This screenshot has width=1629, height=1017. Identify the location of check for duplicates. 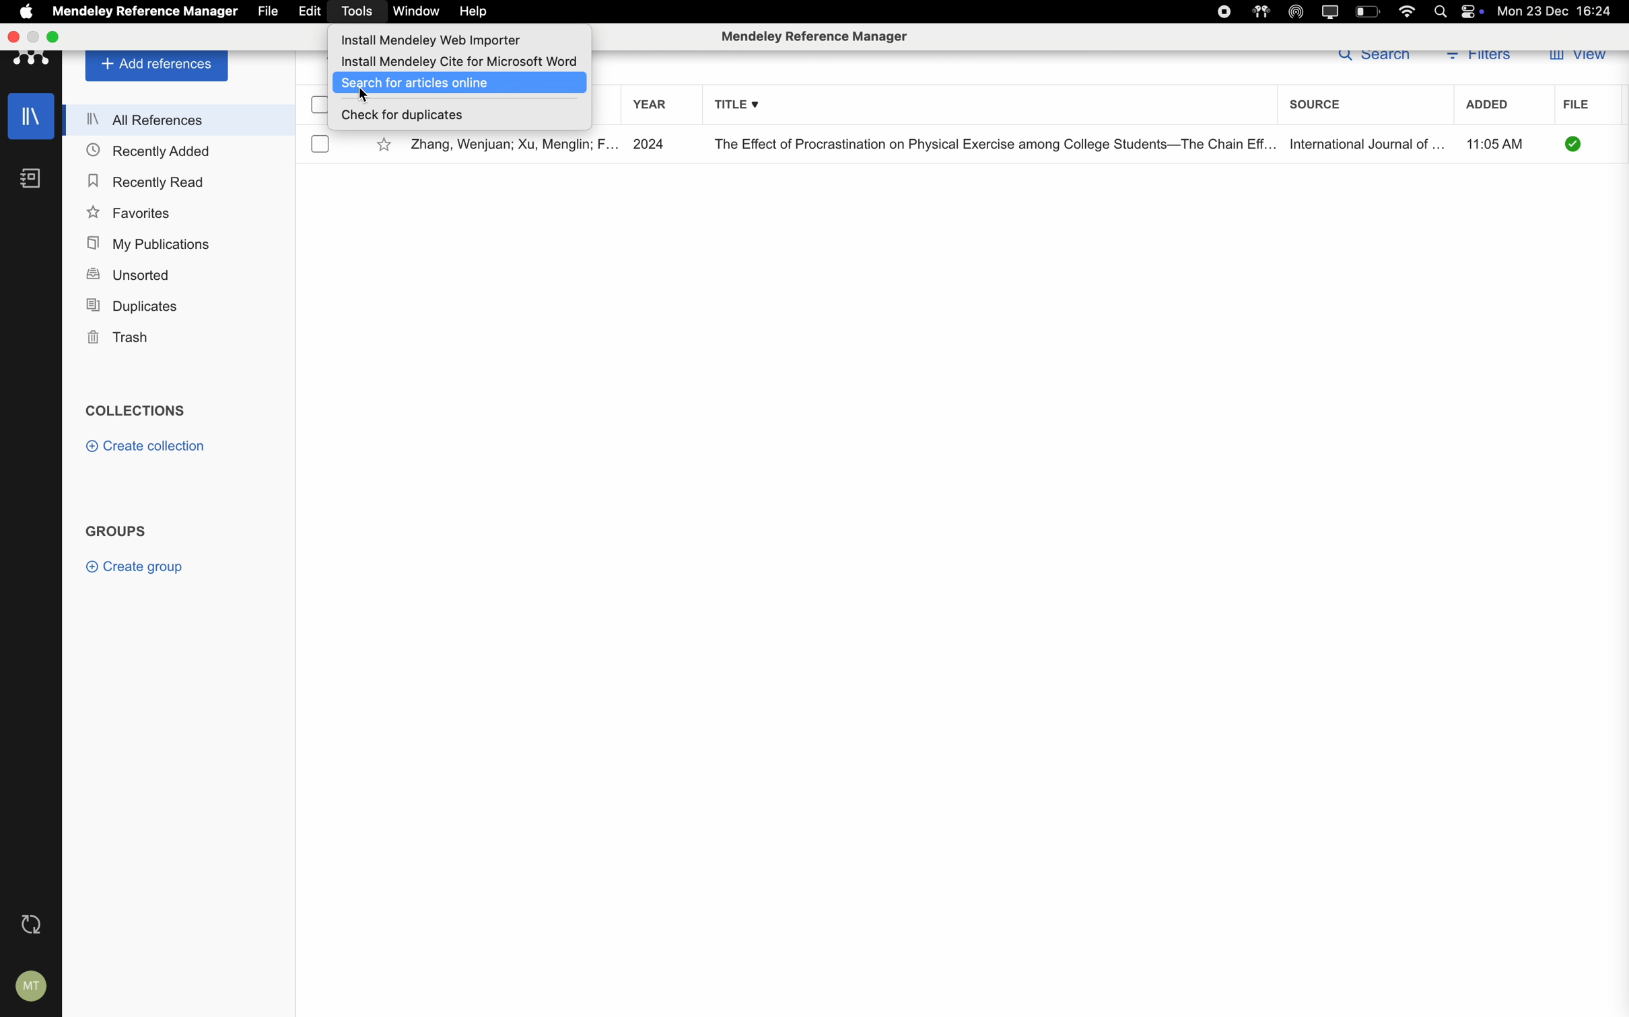
(403, 118).